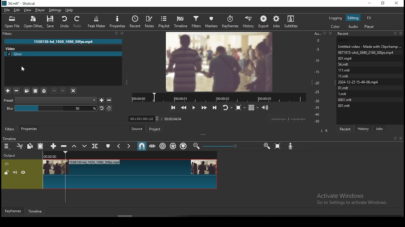 The height and width of the screenshot is (227, 405). What do you see at coordinates (402, 139) in the screenshot?
I see `close` at bounding box center [402, 139].